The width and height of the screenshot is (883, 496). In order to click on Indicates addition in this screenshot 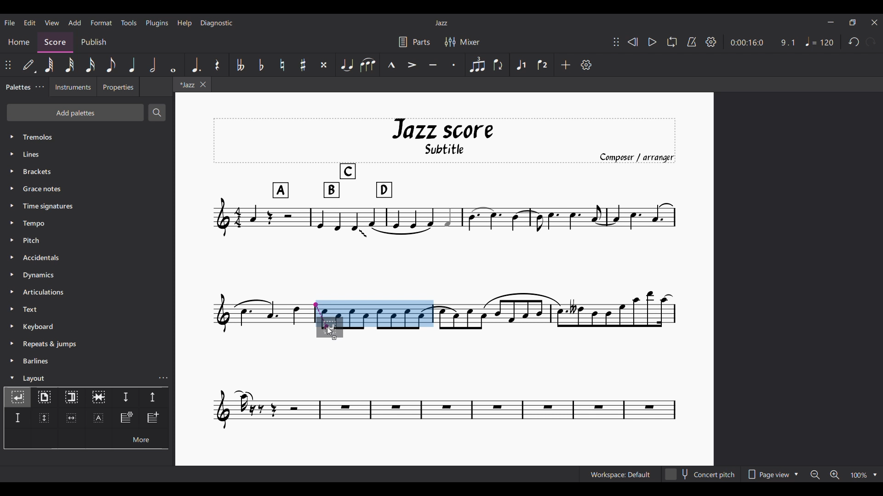, I will do `click(334, 338)`.